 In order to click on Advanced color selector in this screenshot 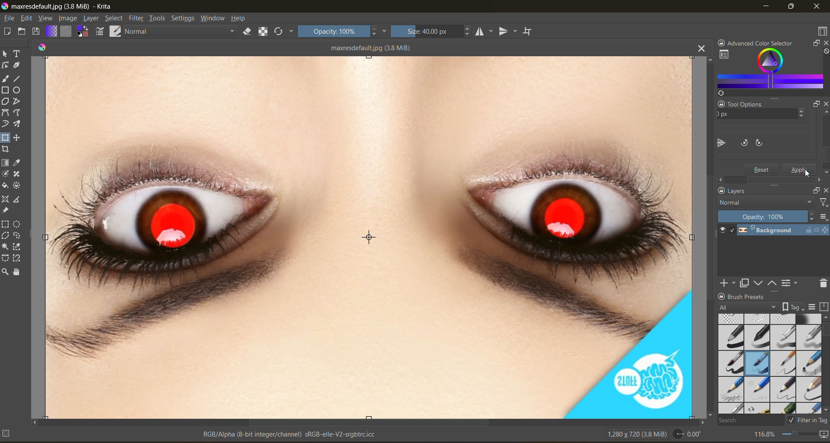, I will do `click(765, 42)`.